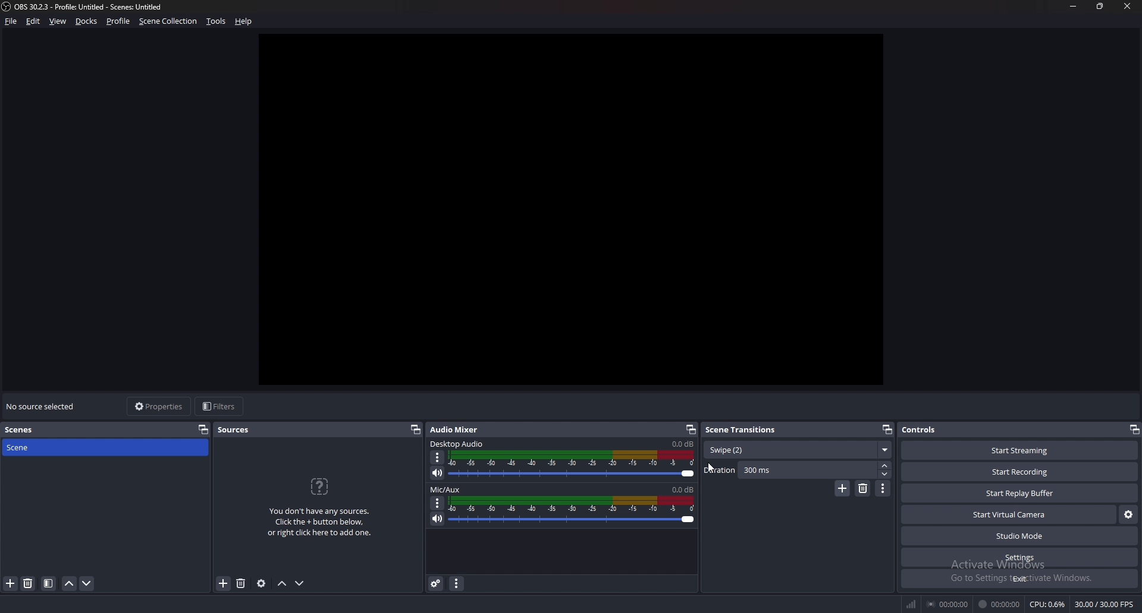 This screenshot has width=1142, height=613. Describe the element at coordinates (711, 469) in the screenshot. I see `cursor` at that location.